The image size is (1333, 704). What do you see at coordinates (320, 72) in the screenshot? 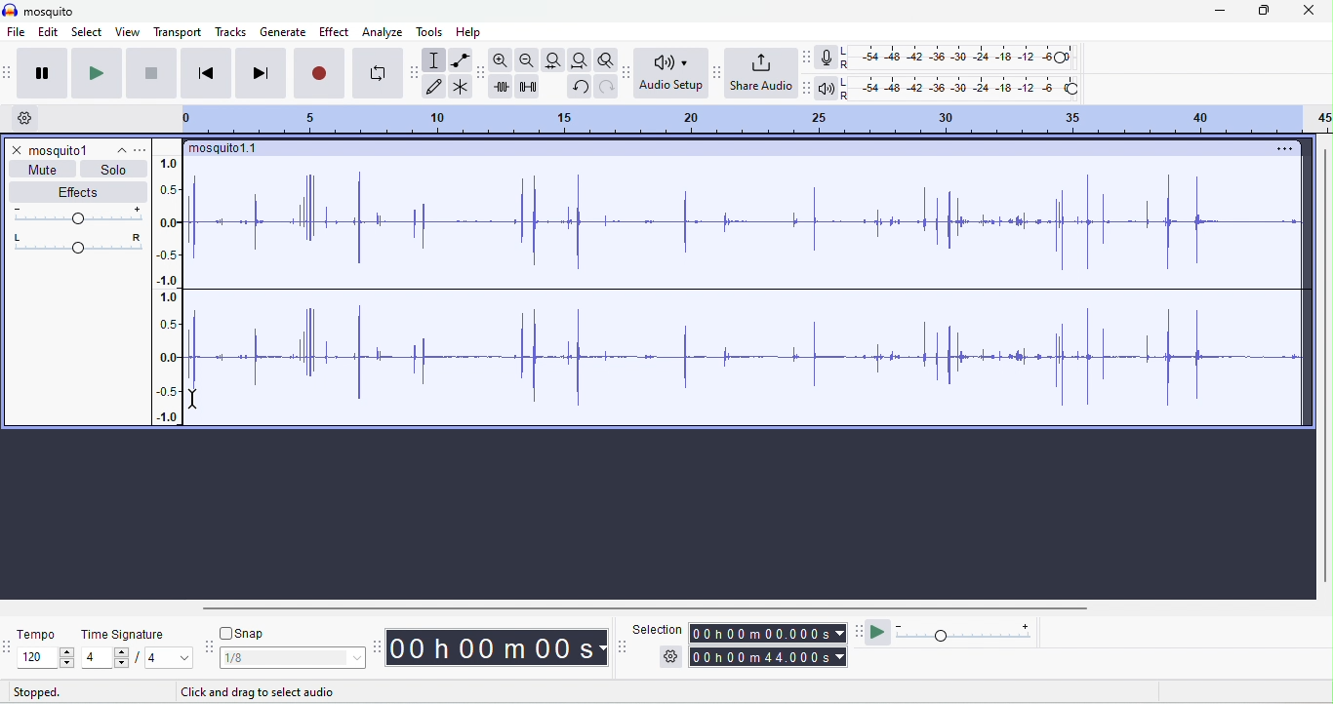
I see `record` at bounding box center [320, 72].